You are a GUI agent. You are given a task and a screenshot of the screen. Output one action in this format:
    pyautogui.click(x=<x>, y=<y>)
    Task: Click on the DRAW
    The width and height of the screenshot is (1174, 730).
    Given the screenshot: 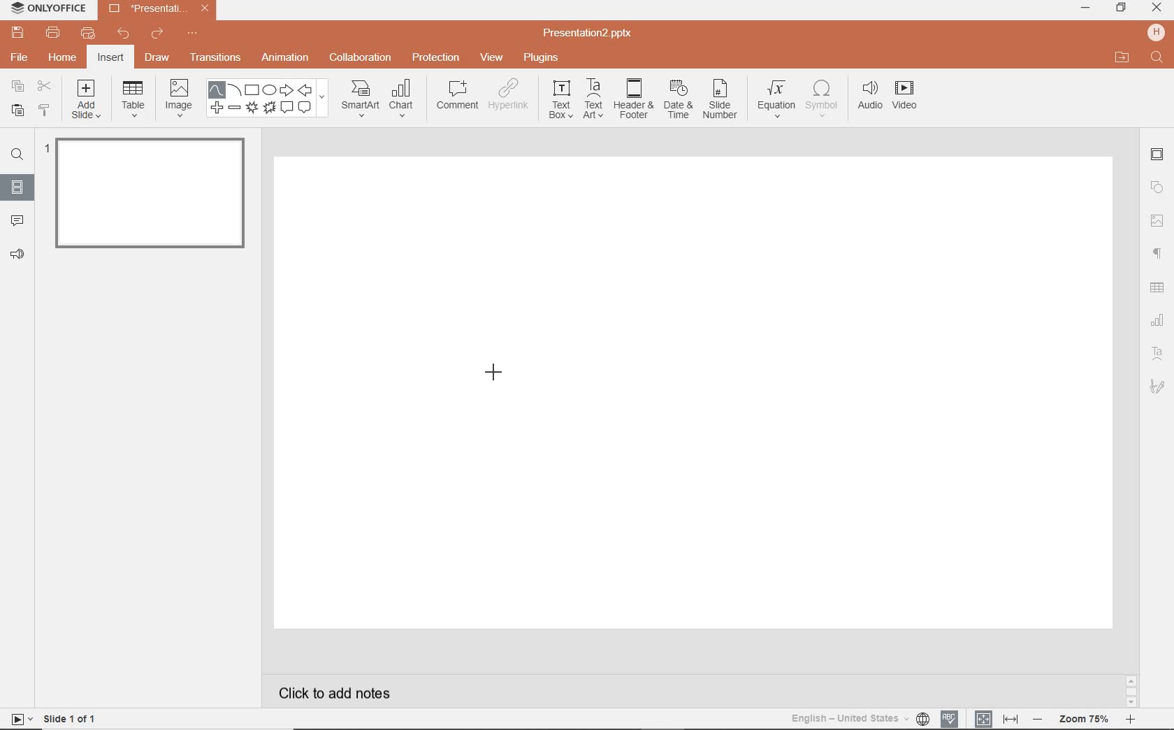 What is the action you would take?
    pyautogui.click(x=158, y=59)
    